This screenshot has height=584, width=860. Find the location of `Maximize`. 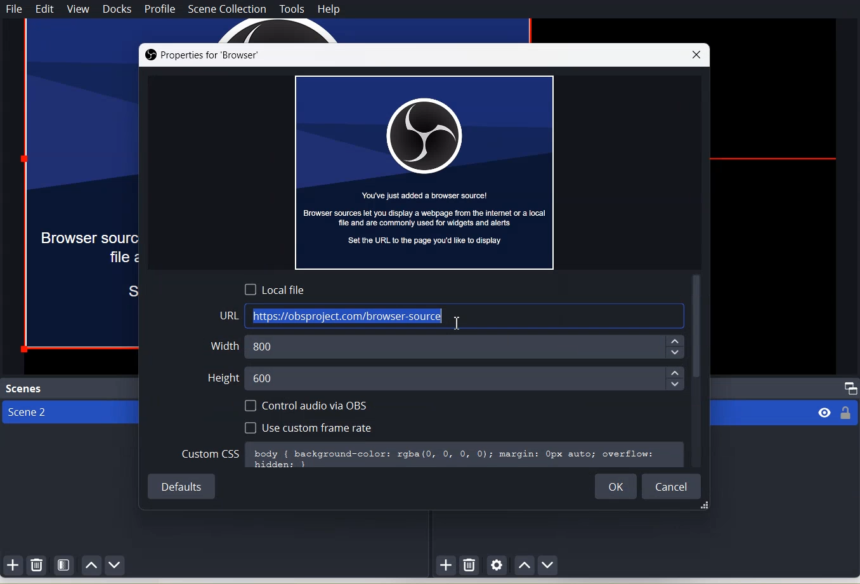

Maximize is located at coordinates (851, 388).